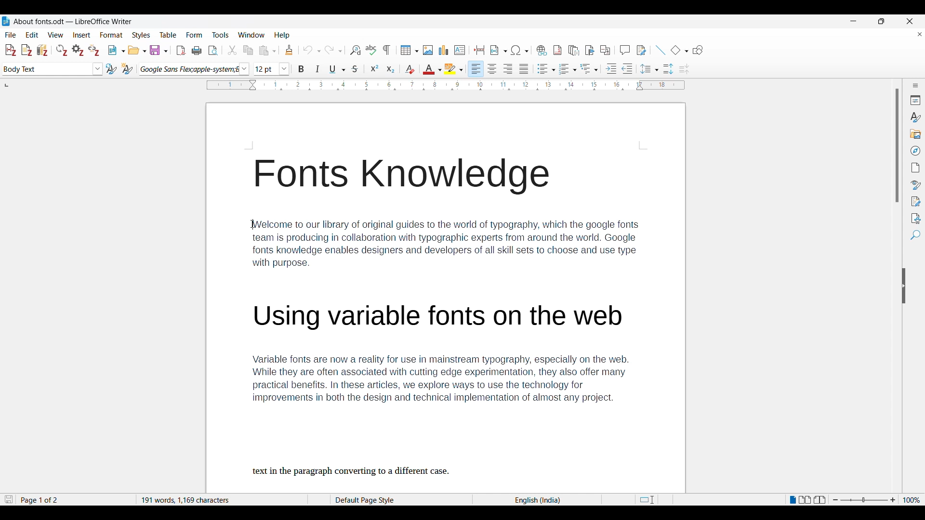 Image resolution: width=925 pixels, height=520 pixels. What do you see at coordinates (371, 50) in the screenshot?
I see `Spell check` at bounding box center [371, 50].